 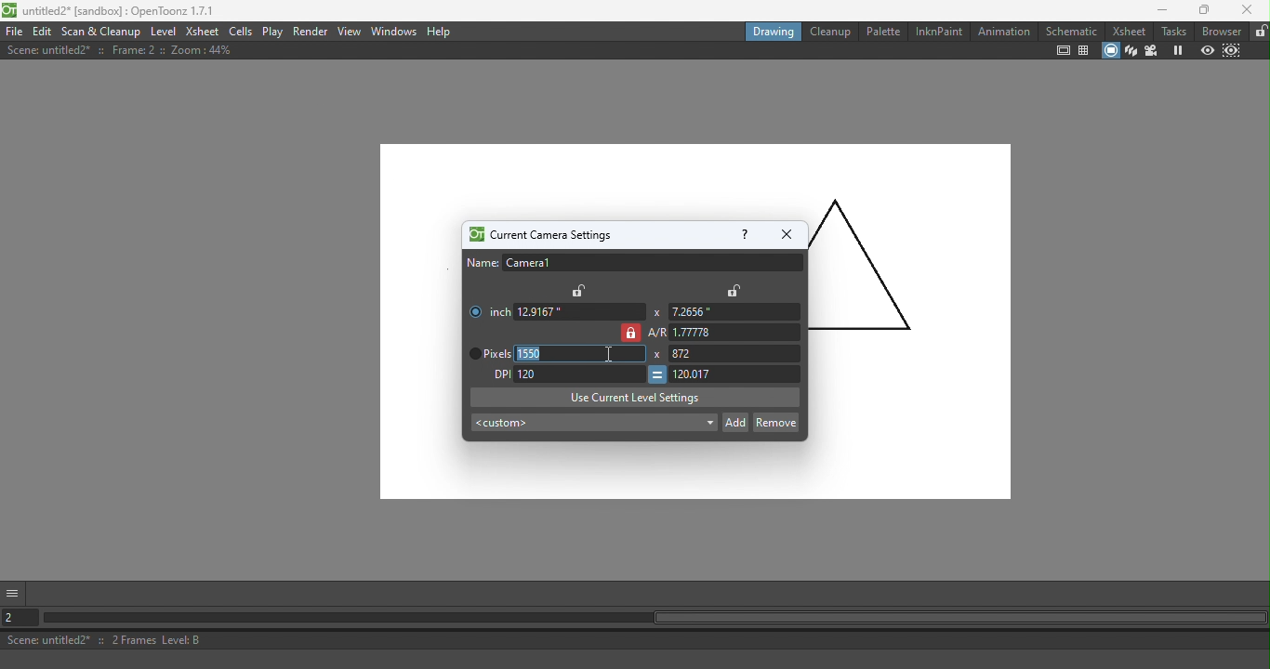 I want to click on Palette, so click(x=881, y=32).